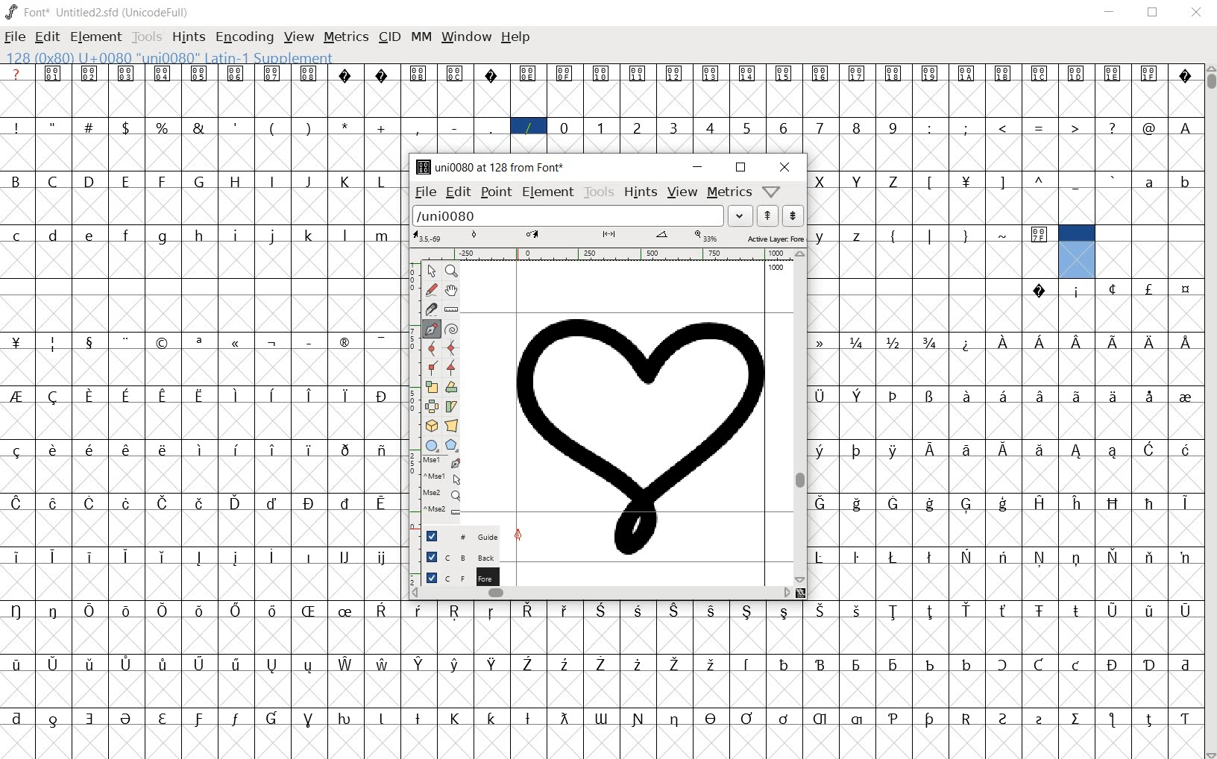  Describe the element at coordinates (91, 664) in the screenshot. I see `glyph` at that location.